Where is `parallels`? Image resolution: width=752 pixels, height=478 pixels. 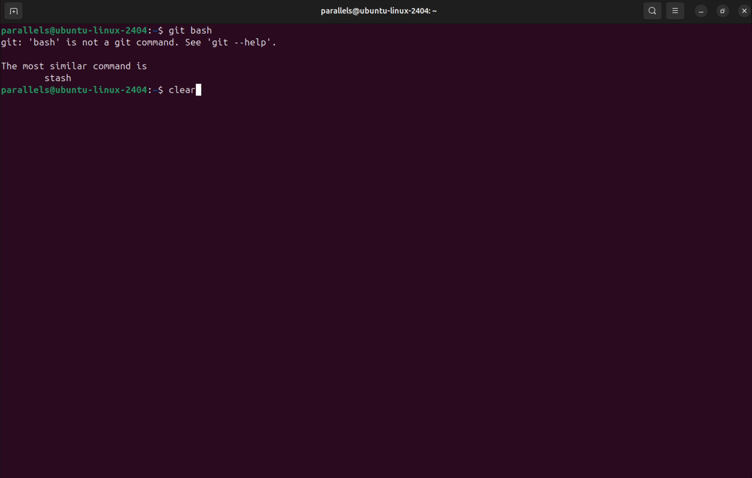 parallels is located at coordinates (378, 12).